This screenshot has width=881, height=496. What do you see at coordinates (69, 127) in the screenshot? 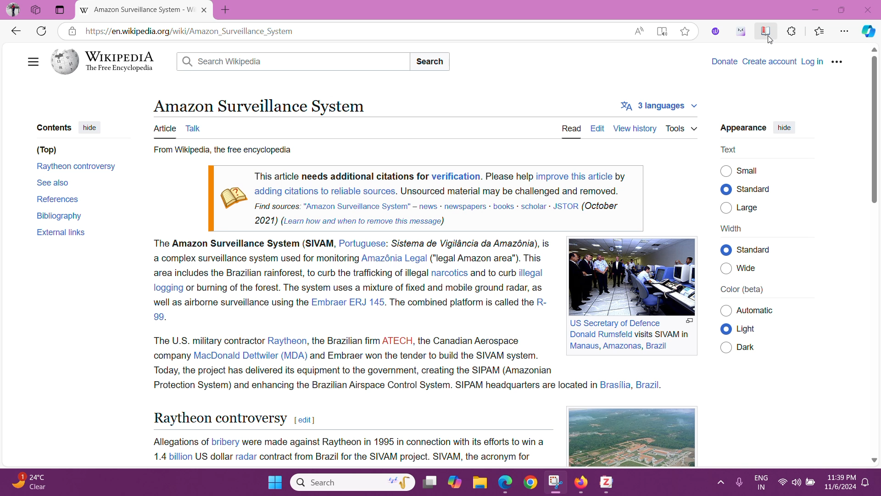
I see `Contents hide` at bounding box center [69, 127].